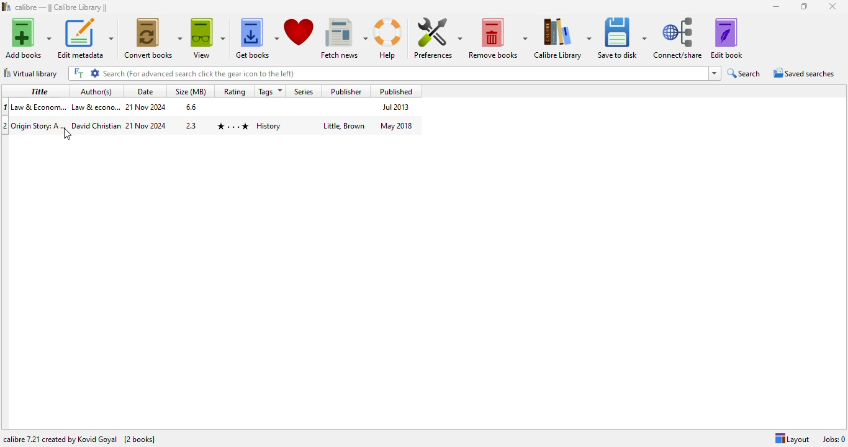 This screenshot has height=447, width=848. Describe the element at coordinates (234, 91) in the screenshot. I see `rating` at that location.